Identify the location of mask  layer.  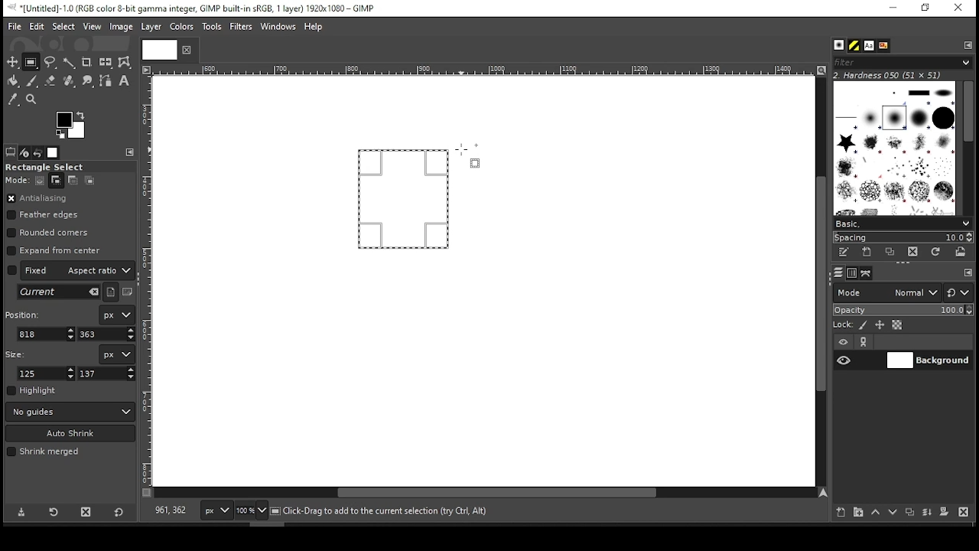
(944, 513).